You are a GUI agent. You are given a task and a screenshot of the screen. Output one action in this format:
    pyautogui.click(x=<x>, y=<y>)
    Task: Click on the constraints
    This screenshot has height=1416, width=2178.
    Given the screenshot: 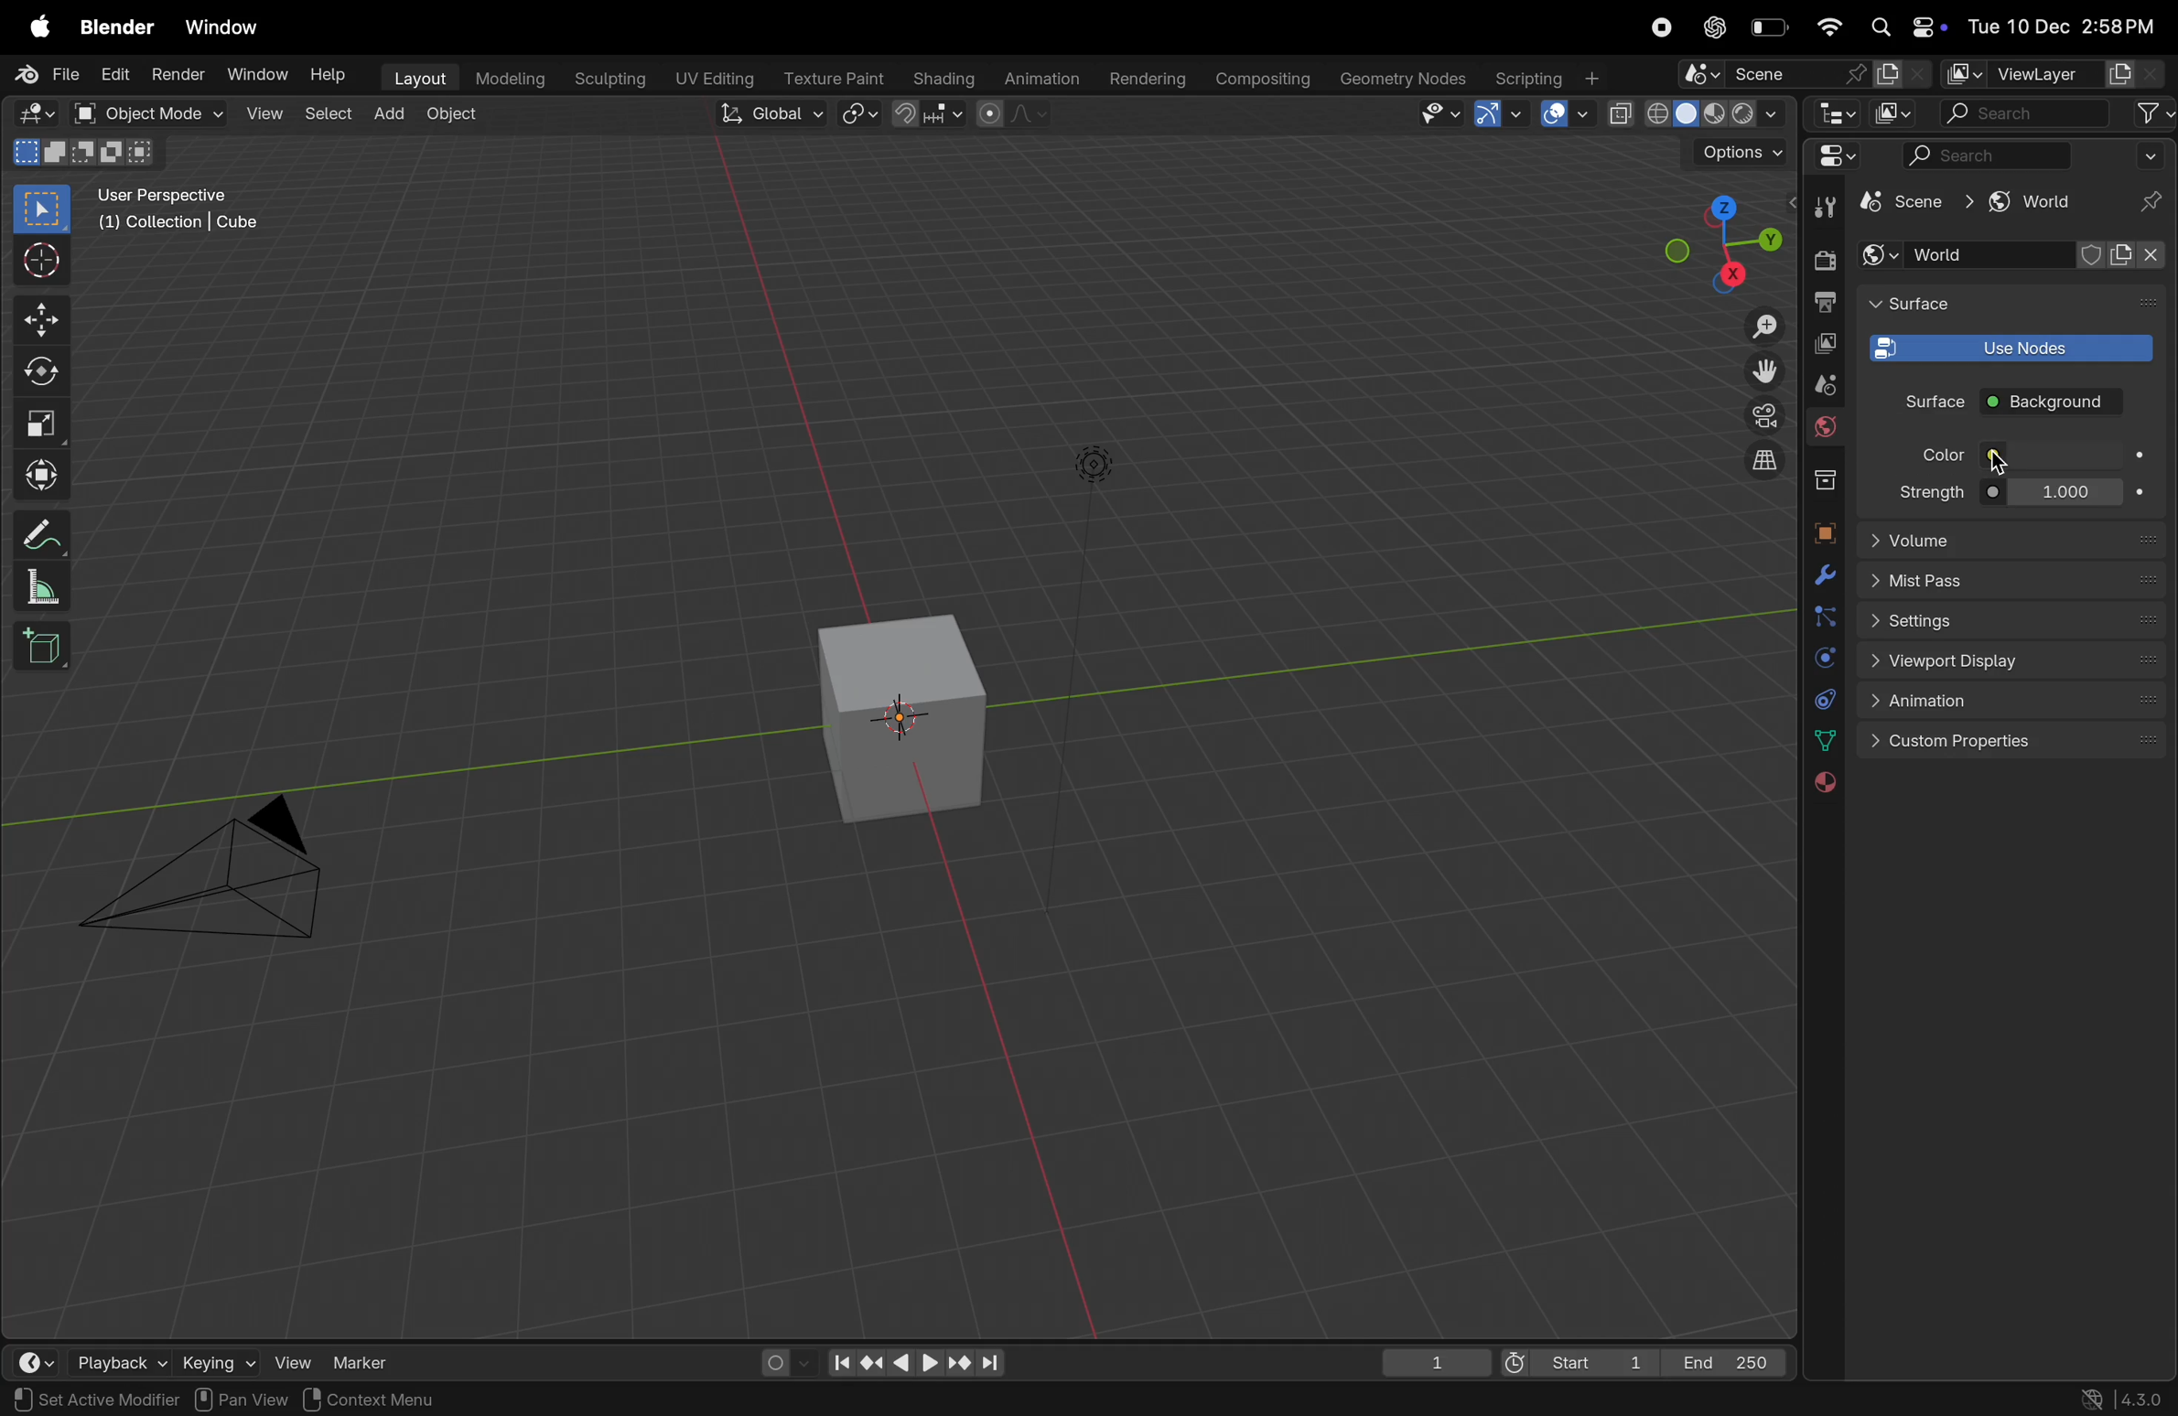 What is the action you would take?
    pyautogui.click(x=1823, y=699)
    